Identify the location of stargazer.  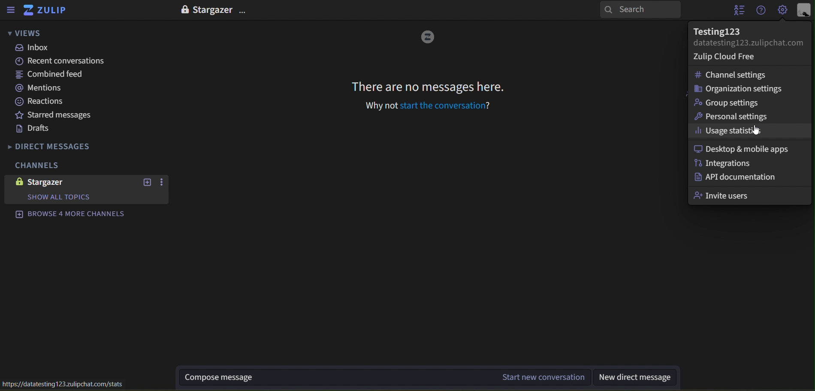
(50, 182).